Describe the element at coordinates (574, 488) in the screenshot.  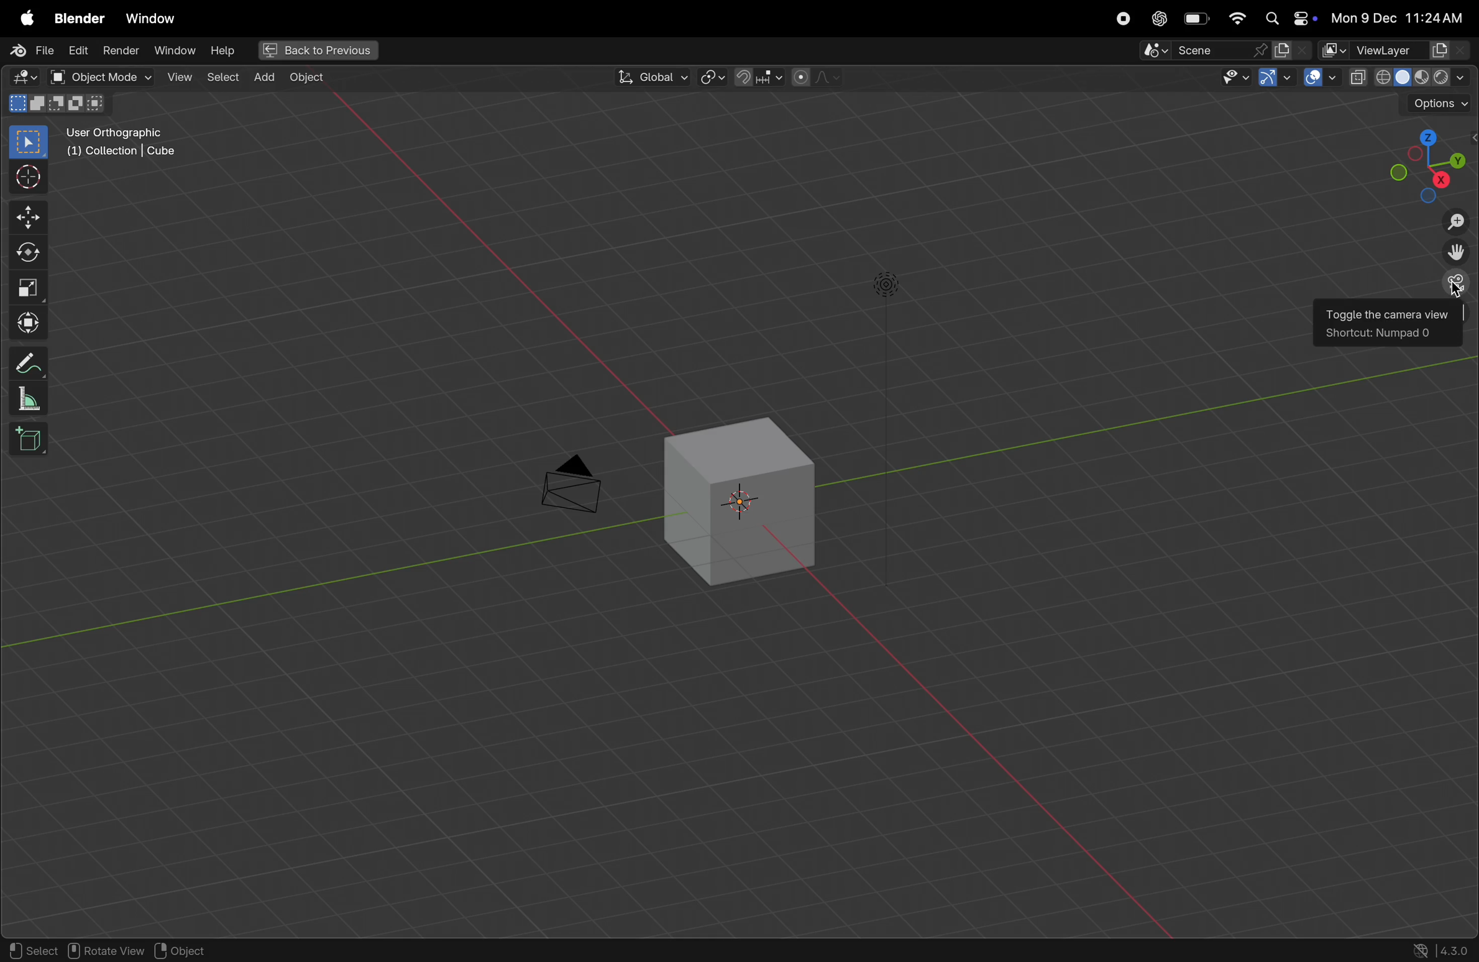
I see `camera` at that location.